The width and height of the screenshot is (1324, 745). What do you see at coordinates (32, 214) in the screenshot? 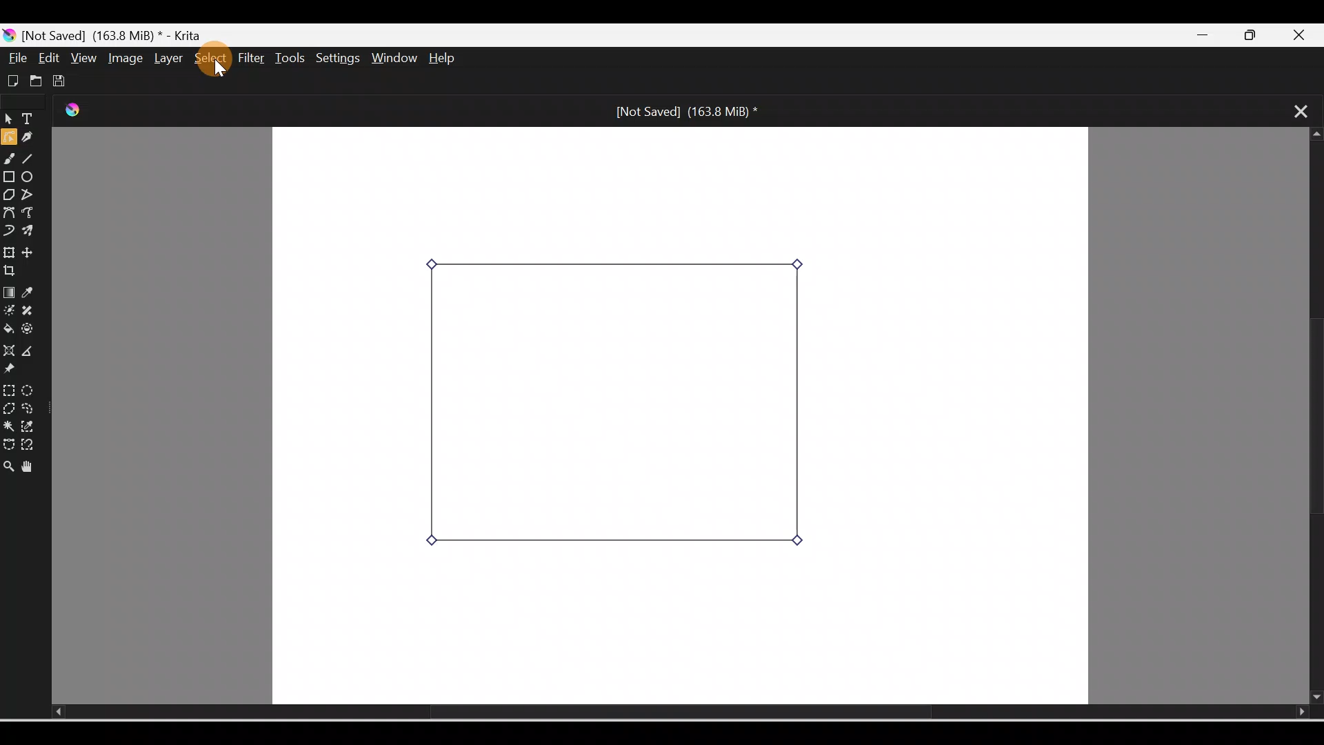
I see `Freehand path tool` at bounding box center [32, 214].